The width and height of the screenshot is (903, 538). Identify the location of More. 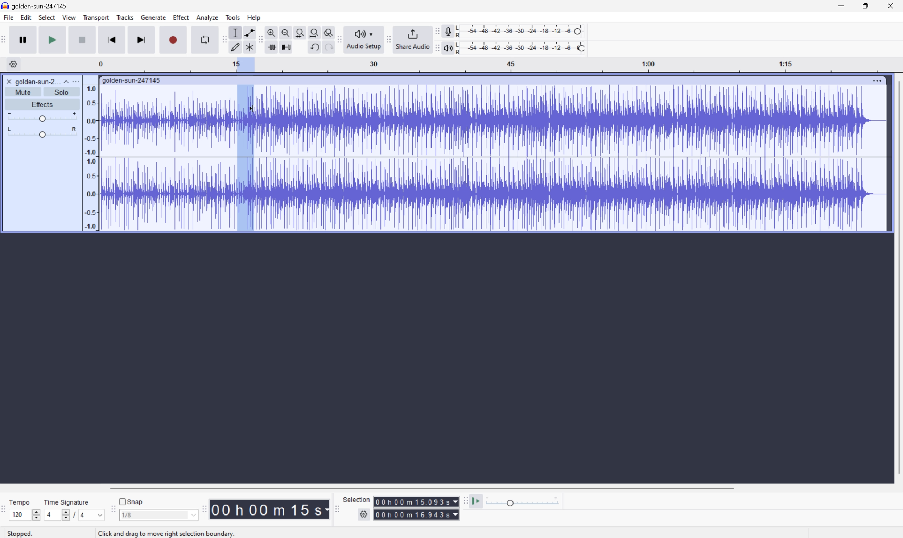
(77, 81).